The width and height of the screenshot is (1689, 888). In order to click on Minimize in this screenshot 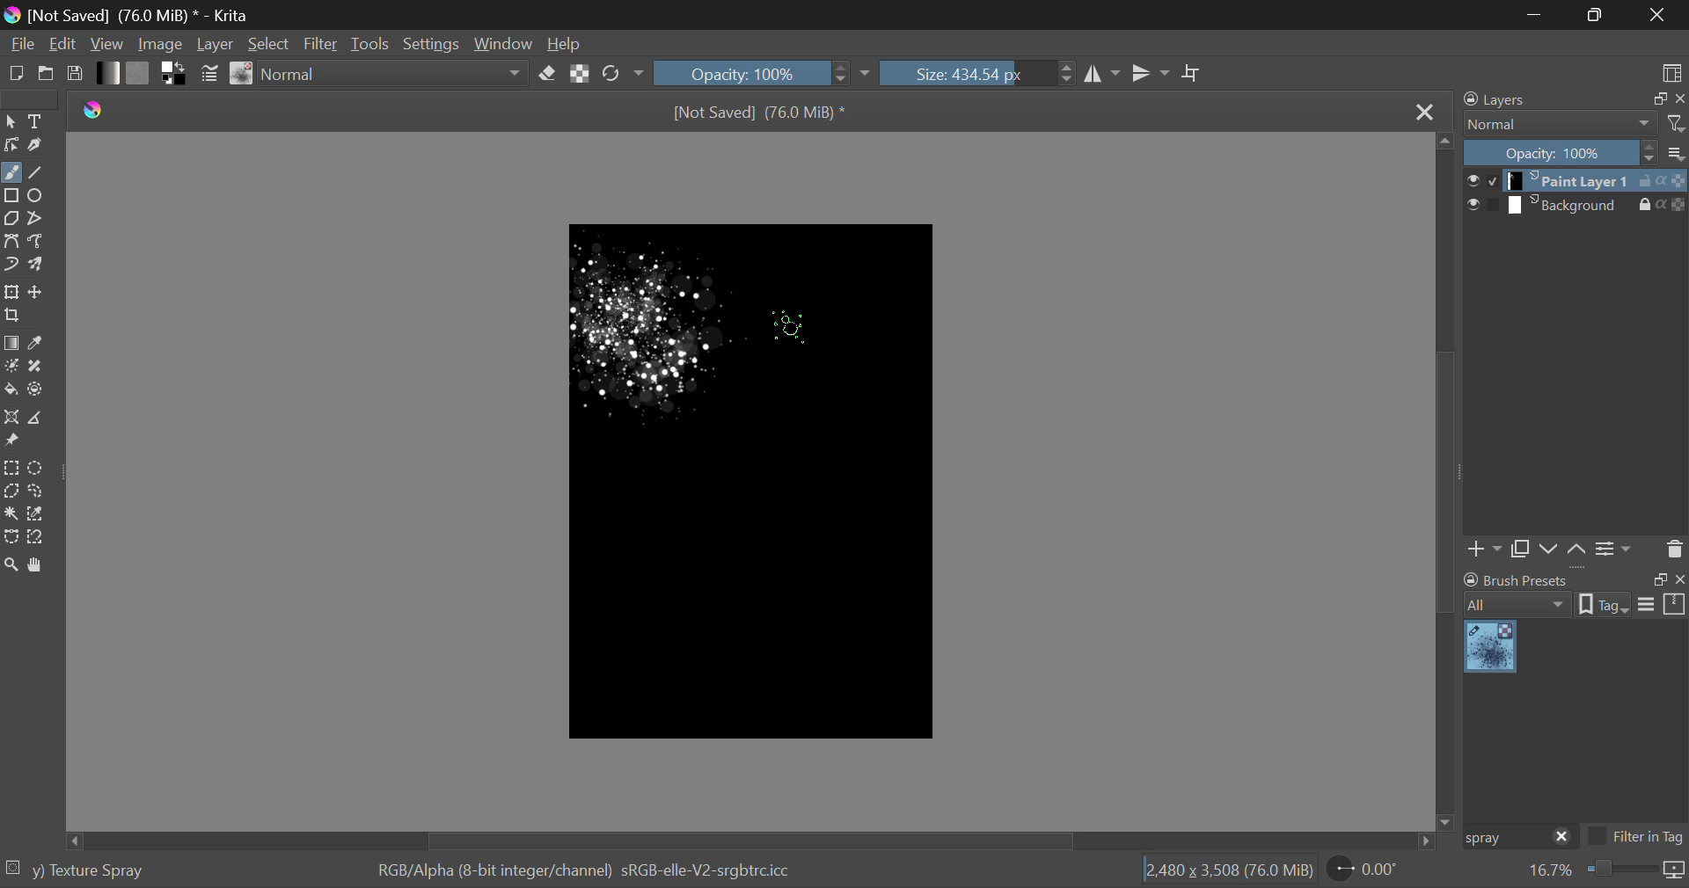, I will do `click(1598, 13)`.